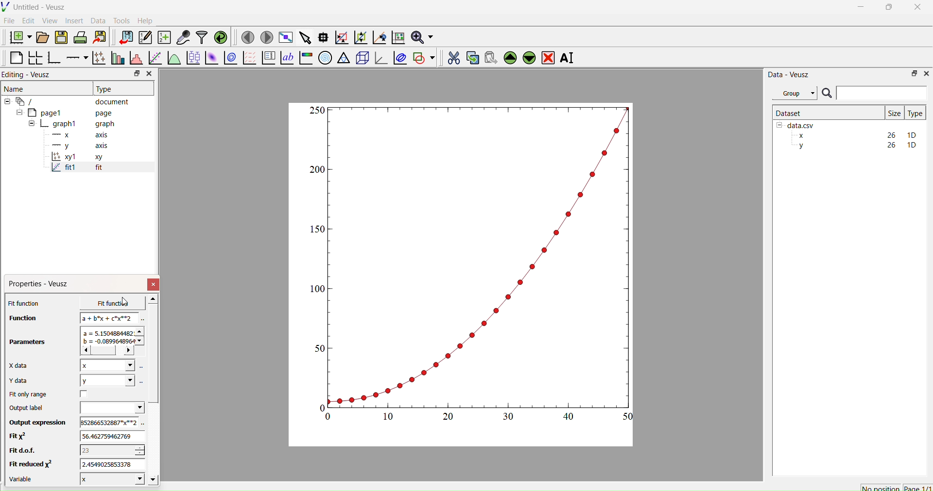 Image resolution: width=933 pixels, height=491 pixels. I want to click on Select using dataset browser, so click(143, 425).